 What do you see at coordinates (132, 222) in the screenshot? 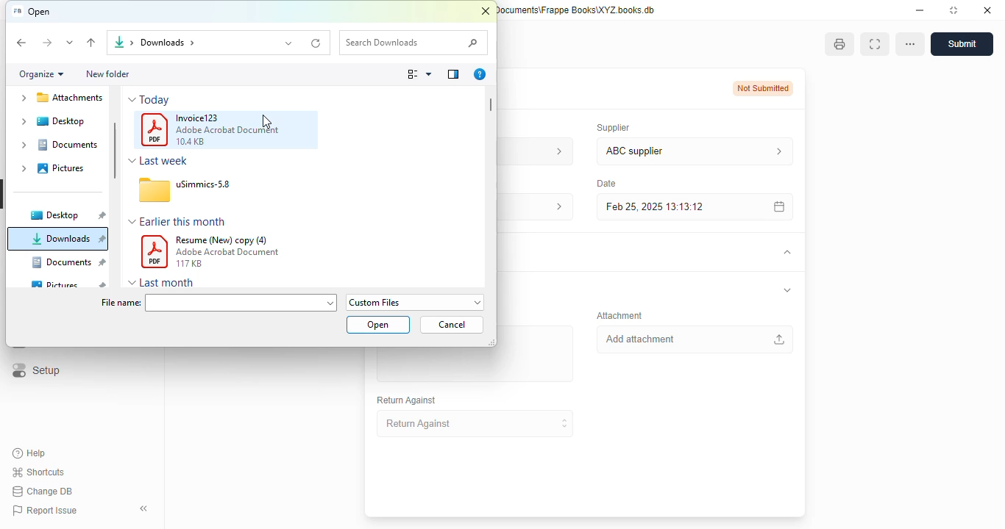
I see `dropdown` at bounding box center [132, 222].